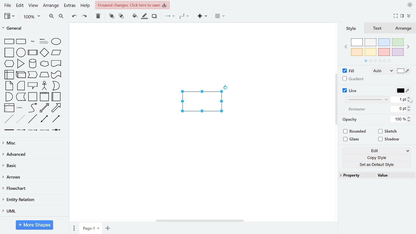  What do you see at coordinates (349, 71) in the screenshot?
I see `fill` at bounding box center [349, 71].